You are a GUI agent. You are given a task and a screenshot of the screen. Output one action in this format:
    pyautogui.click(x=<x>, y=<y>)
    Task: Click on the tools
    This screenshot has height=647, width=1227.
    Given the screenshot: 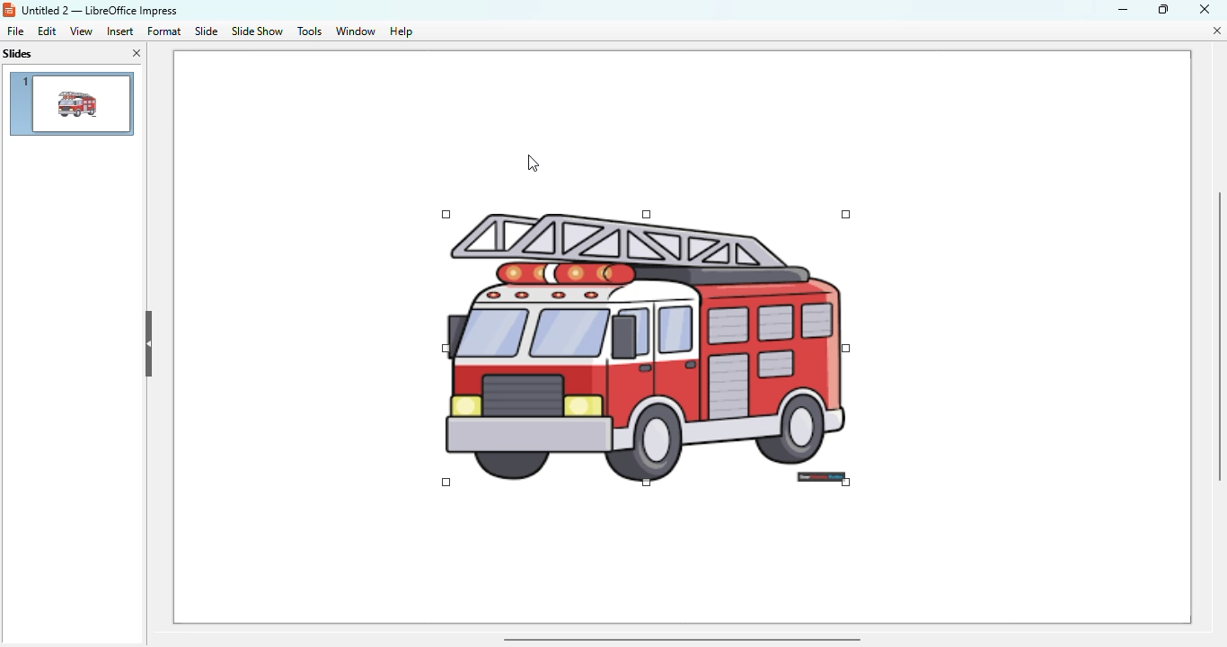 What is the action you would take?
    pyautogui.click(x=309, y=31)
    